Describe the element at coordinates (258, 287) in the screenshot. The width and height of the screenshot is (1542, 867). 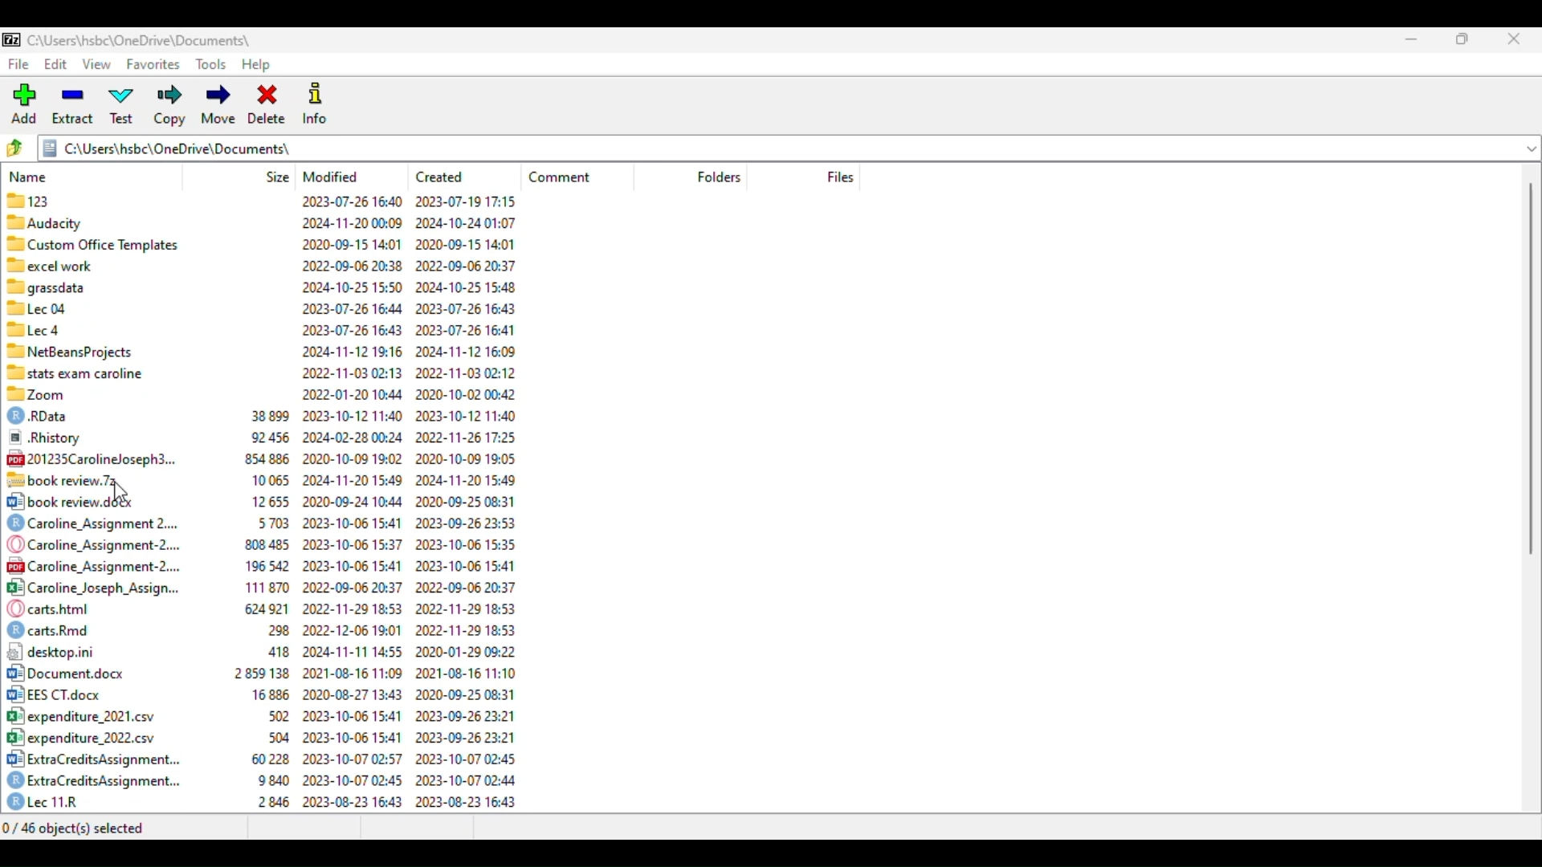
I see `7 grassdata 2024-10-25 15:50 2024-10-25 15:48` at that location.